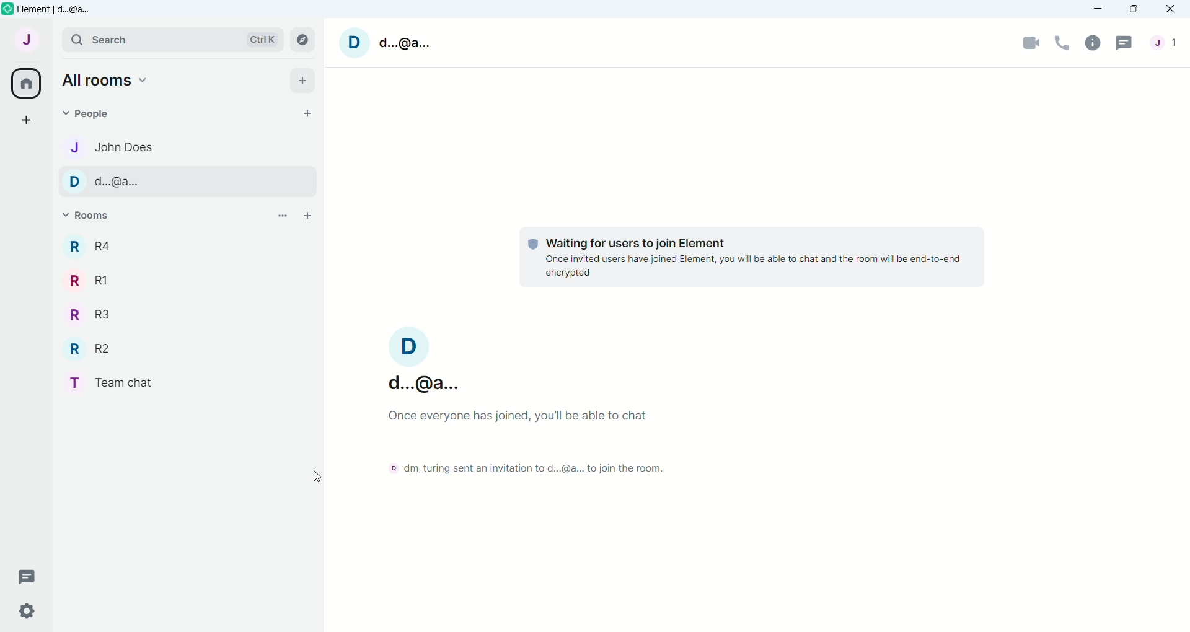 The height and width of the screenshot is (632, 1190). Describe the element at coordinates (321, 477) in the screenshot. I see `Mouse cursor` at that location.